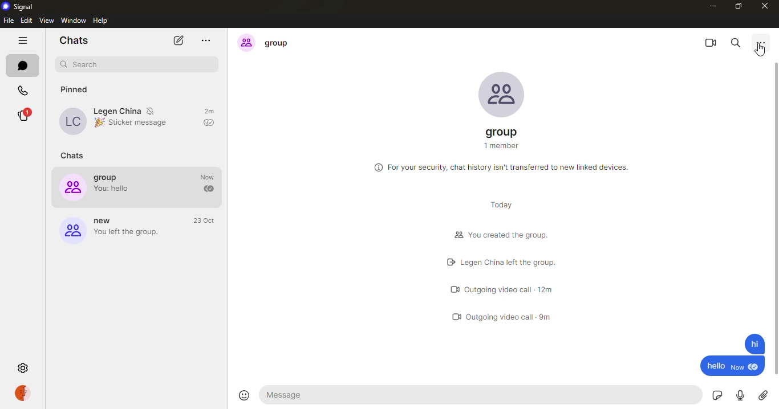 Image resolution: width=779 pixels, height=409 pixels. Describe the element at coordinates (245, 42) in the screenshot. I see `profile icon` at that location.